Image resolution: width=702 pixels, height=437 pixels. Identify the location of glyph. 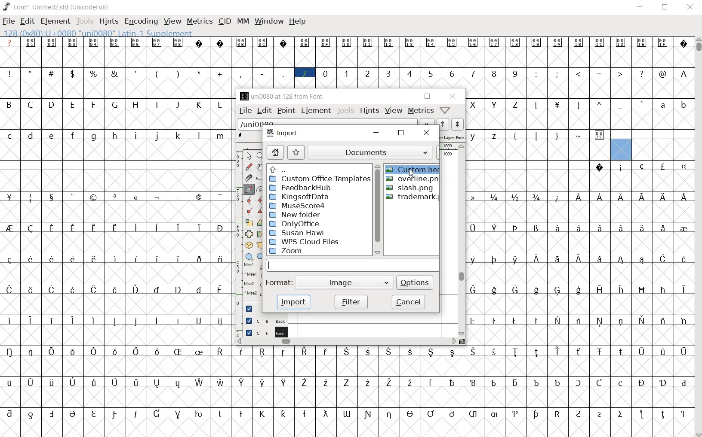
(600, 228).